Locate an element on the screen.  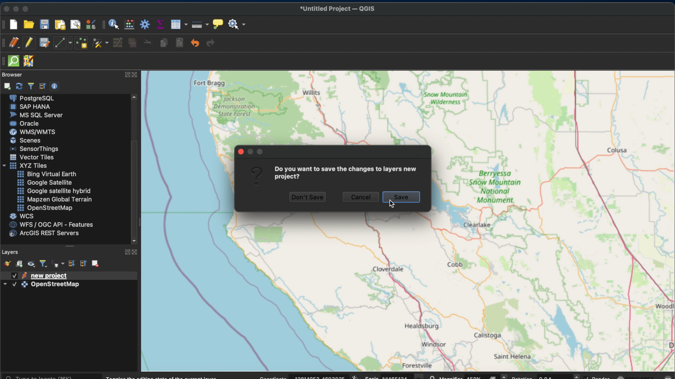
digitize with segment is located at coordinates (62, 43).